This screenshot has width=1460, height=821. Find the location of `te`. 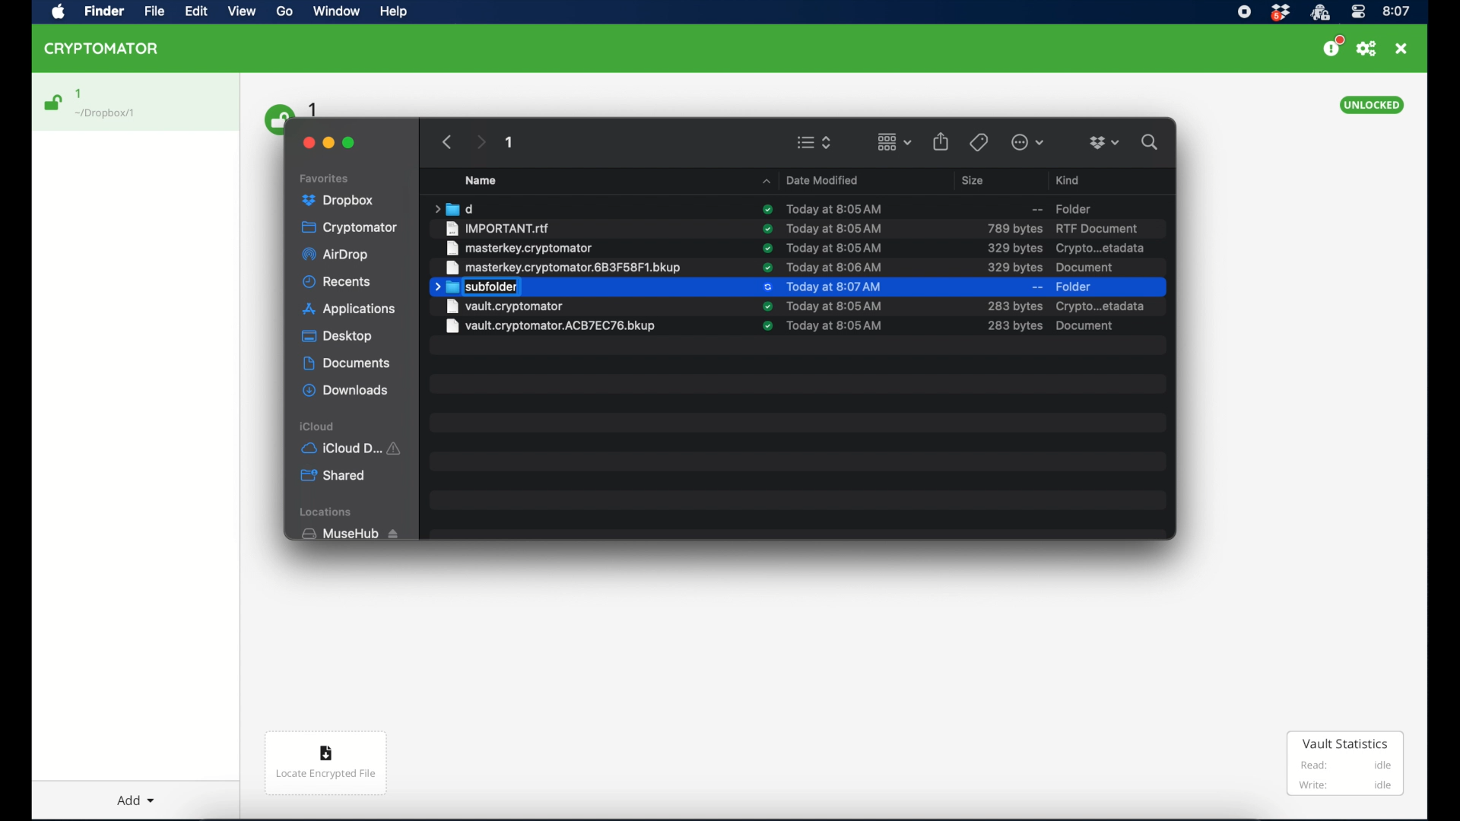

te is located at coordinates (835, 228).